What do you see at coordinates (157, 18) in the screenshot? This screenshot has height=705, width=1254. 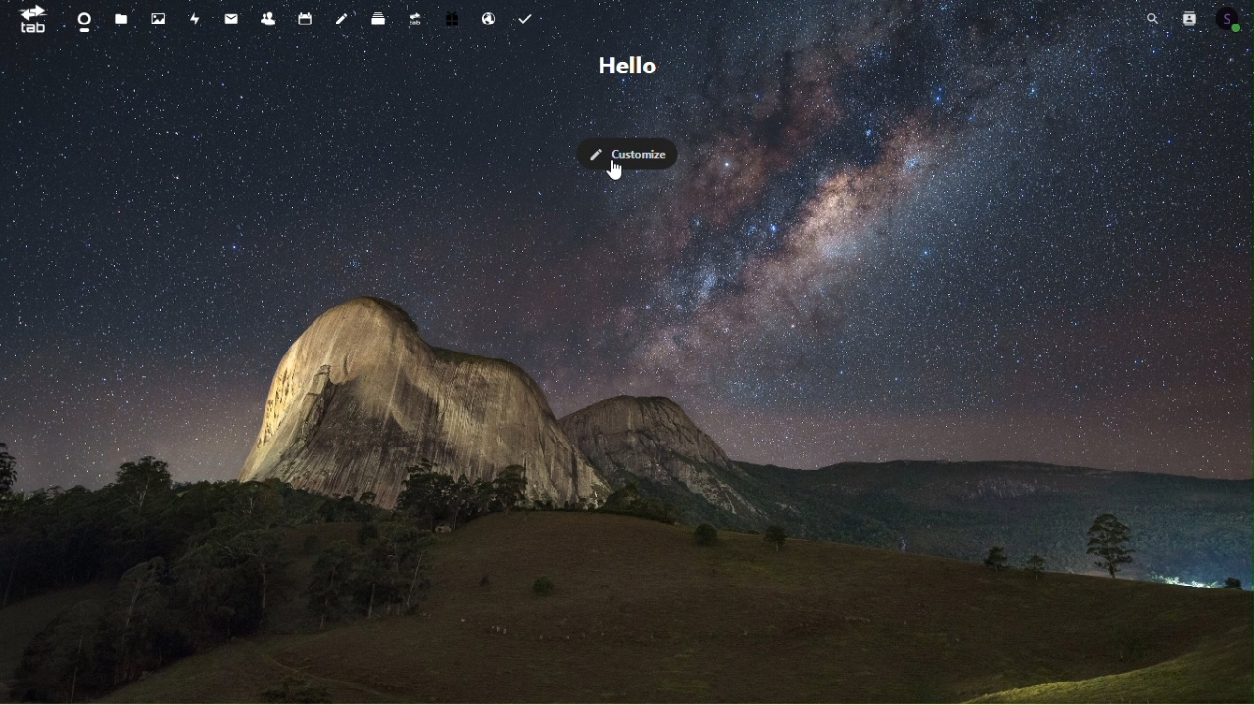 I see `Photos` at bounding box center [157, 18].